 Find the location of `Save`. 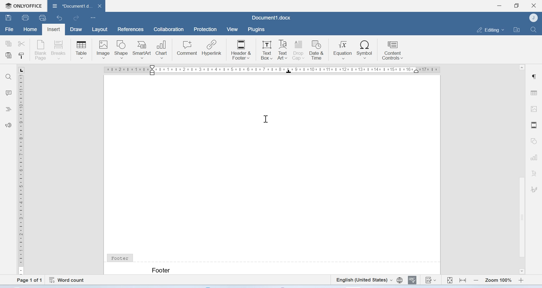

Save is located at coordinates (8, 18).